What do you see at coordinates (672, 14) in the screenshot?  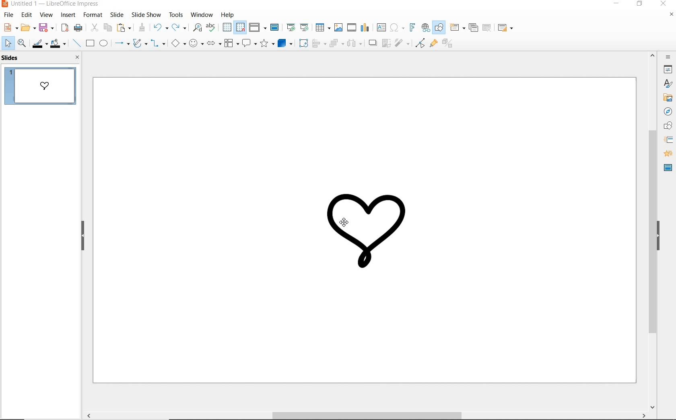 I see `CLOSE DOCUMENT` at bounding box center [672, 14].